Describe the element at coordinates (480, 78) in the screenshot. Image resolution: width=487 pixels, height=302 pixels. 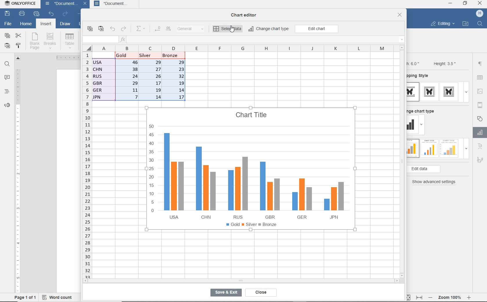
I see `table` at that location.